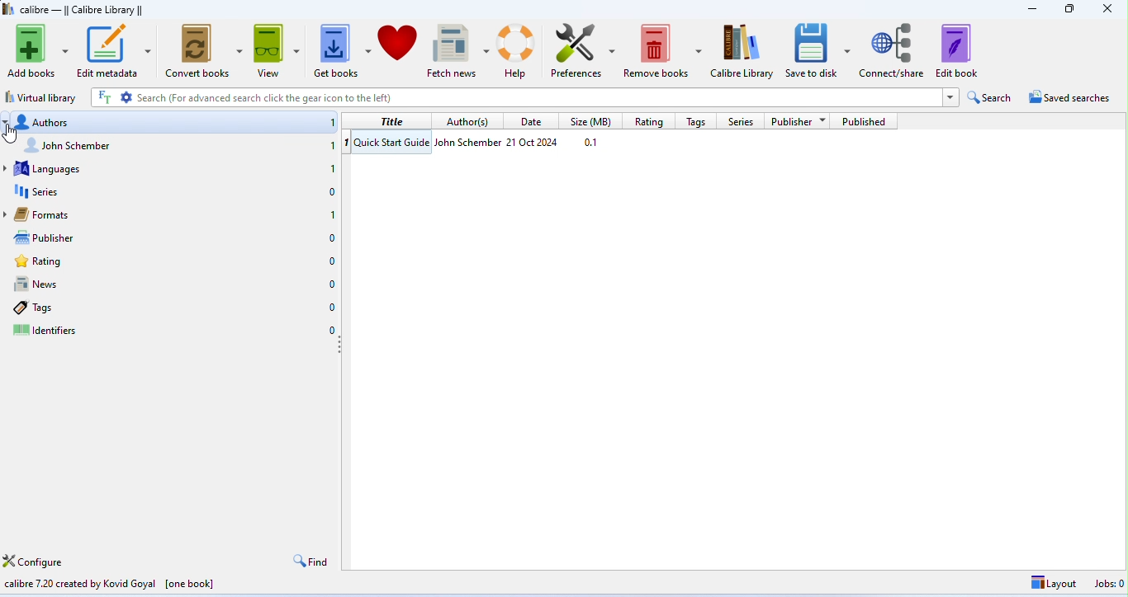 The width and height of the screenshot is (1128, 597). Describe the element at coordinates (701, 123) in the screenshot. I see `tags` at that location.